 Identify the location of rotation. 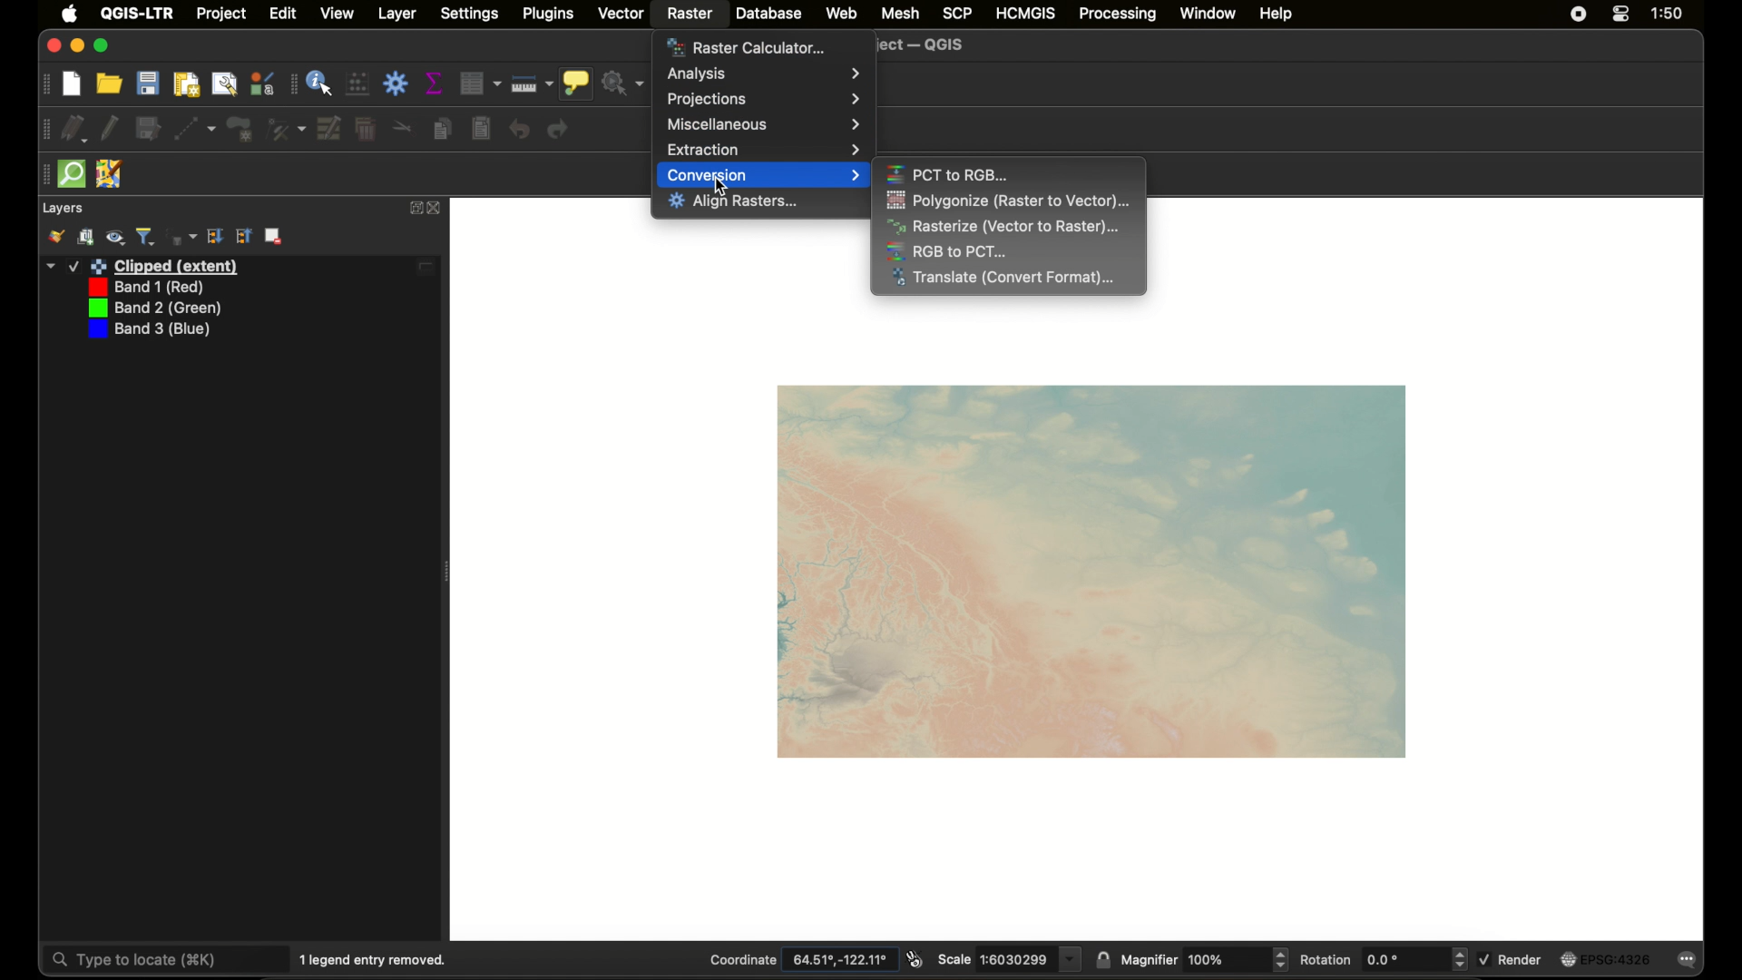
(1383, 959).